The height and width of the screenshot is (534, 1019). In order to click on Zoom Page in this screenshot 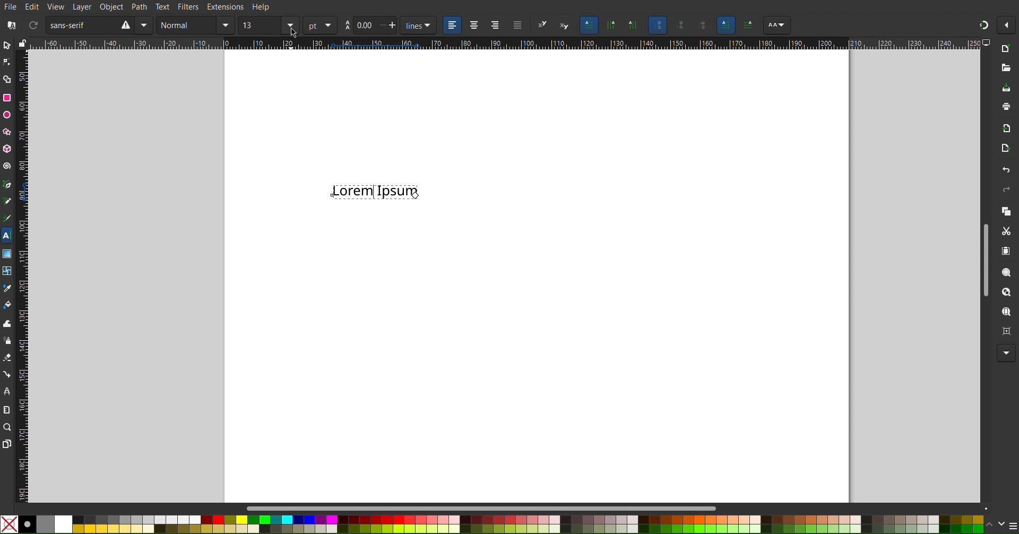, I will do `click(1006, 312)`.